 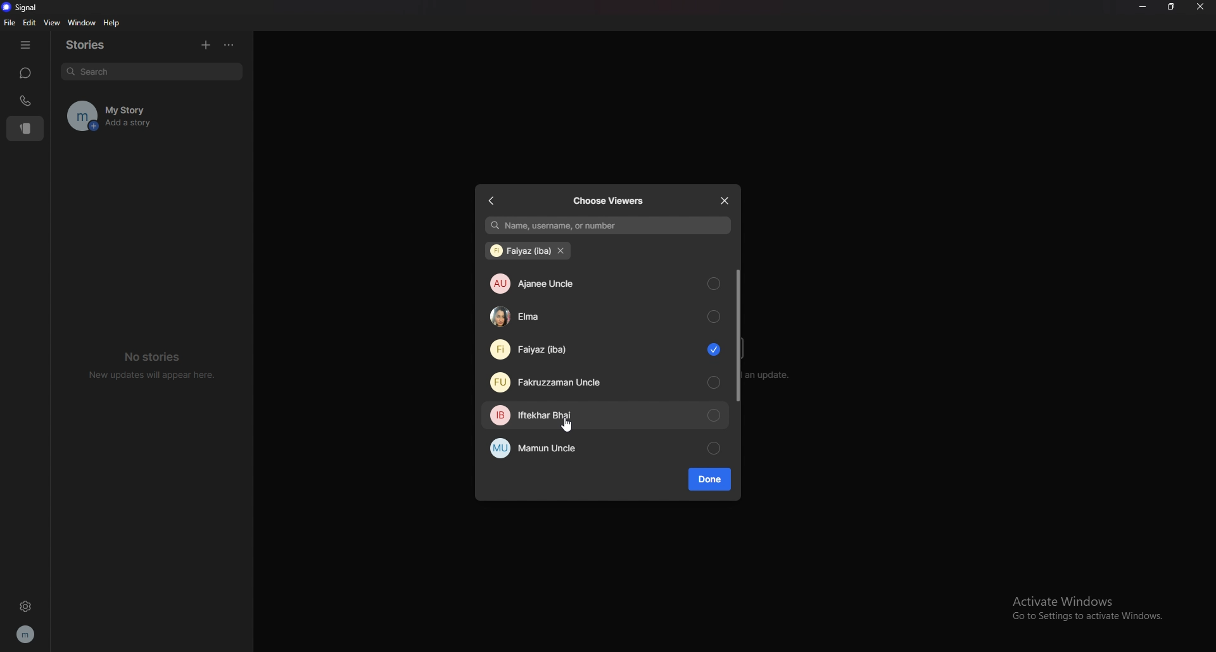 I want to click on add story, so click(x=203, y=43).